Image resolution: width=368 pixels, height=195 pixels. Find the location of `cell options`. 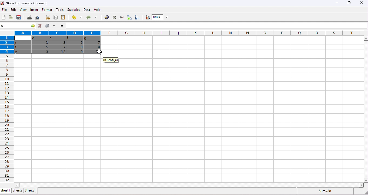

cell options is located at coordinates (32, 26).